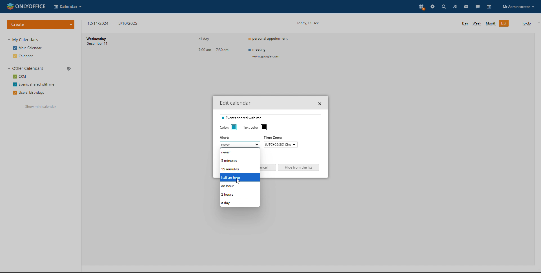  I want to click on 15 minutes, so click(240, 169).